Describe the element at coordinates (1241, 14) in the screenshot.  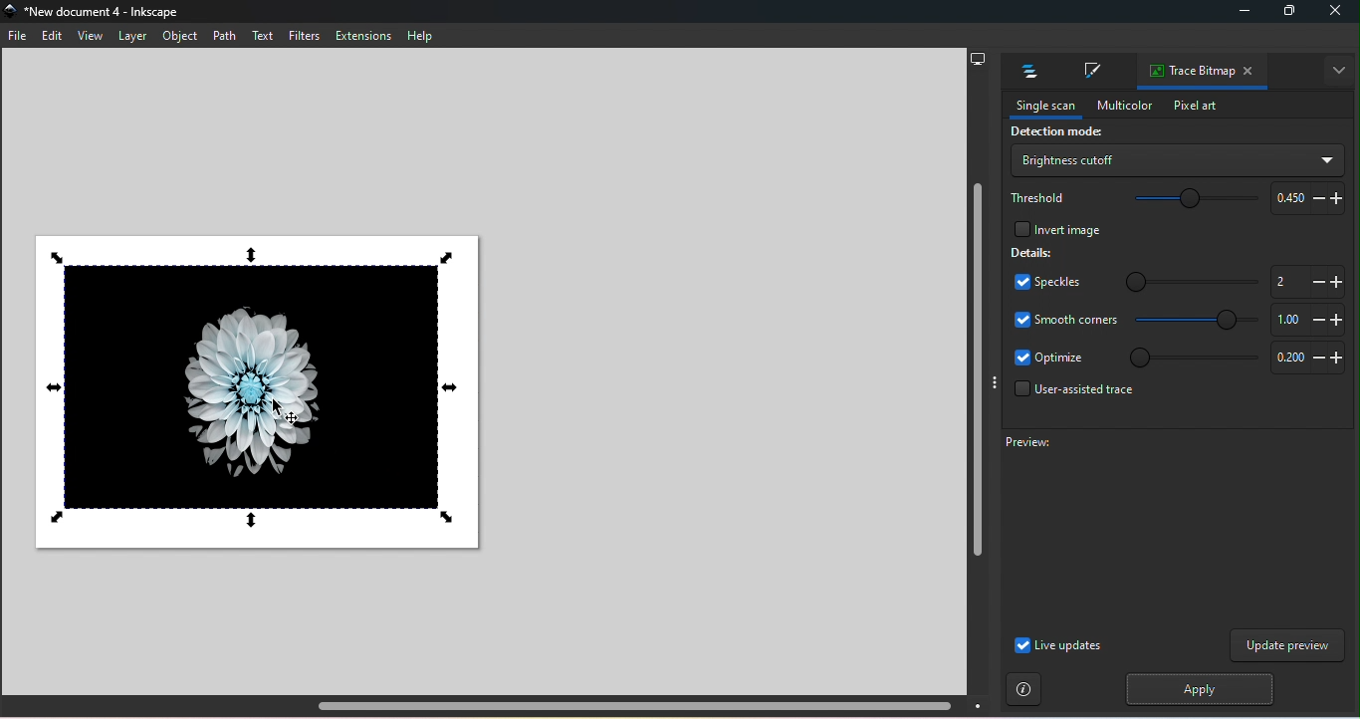
I see `Minimize` at that location.